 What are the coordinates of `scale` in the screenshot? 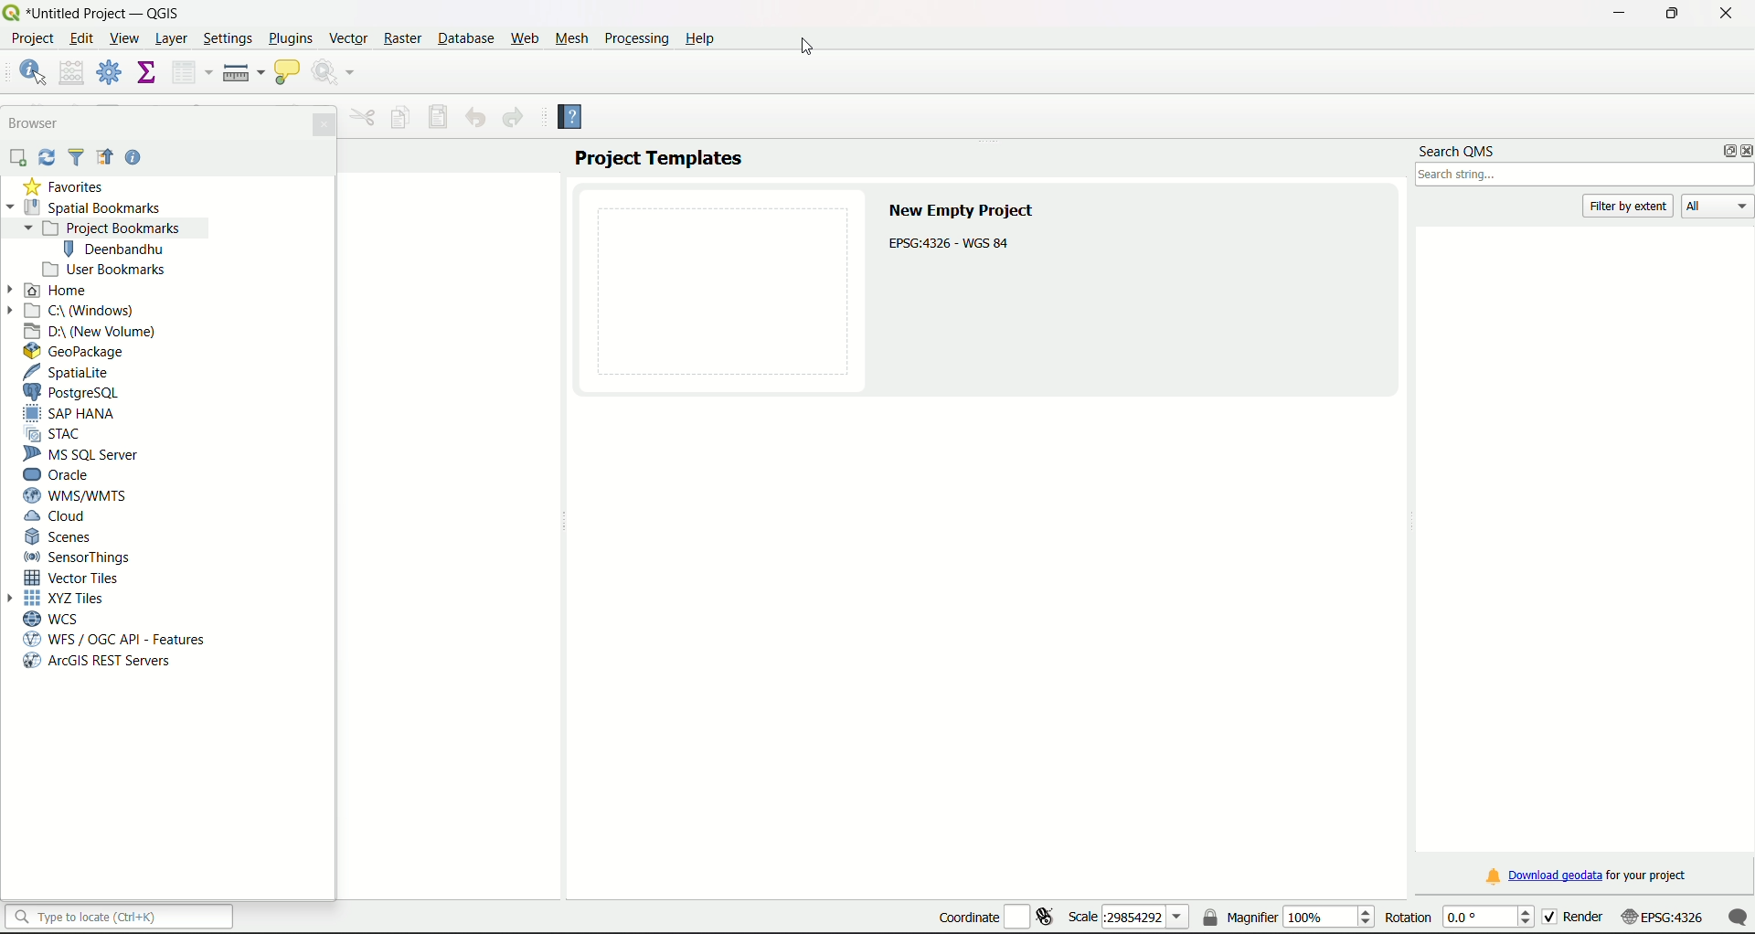 It's located at (1128, 918).